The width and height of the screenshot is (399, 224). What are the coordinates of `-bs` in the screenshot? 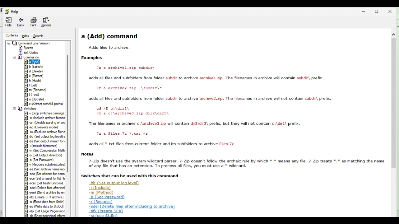 It's located at (45, 141).